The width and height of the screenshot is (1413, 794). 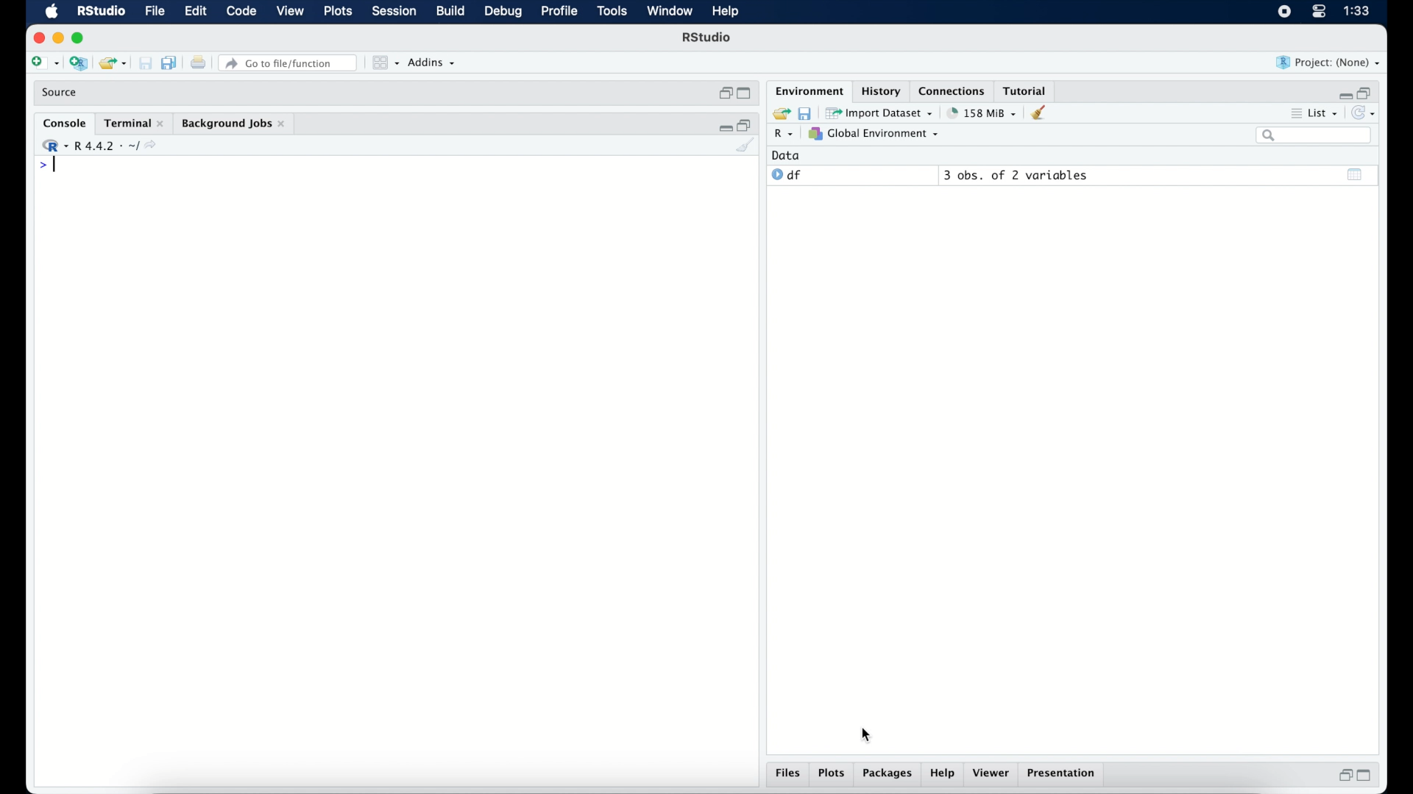 What do you see at coordinates (384, 63) in the screenshot?
I see `view in panes` at bounding box center [384, 63].